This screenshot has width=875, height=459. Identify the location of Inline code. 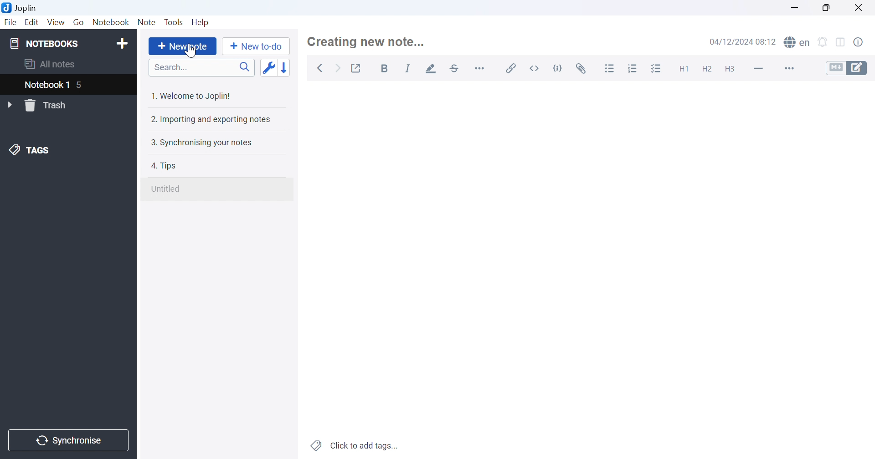
(535, 68).